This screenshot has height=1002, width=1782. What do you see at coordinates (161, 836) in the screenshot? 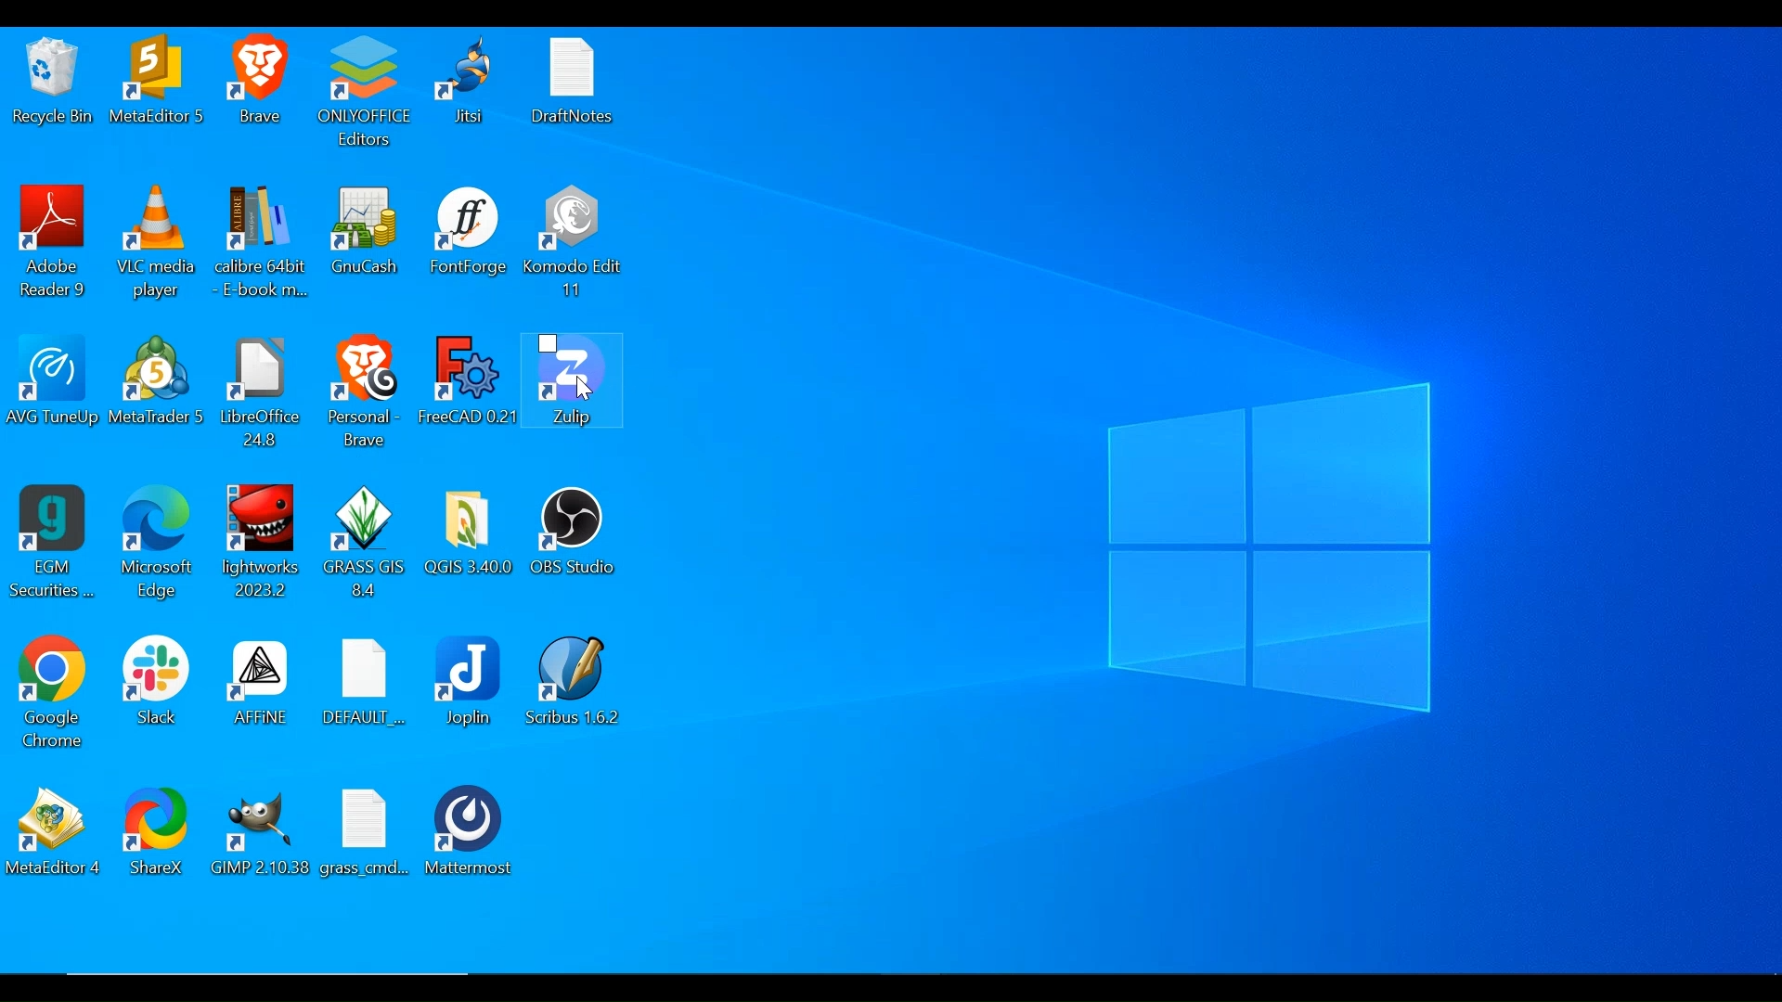
I see `ShareX Desktop icon` at bounding box center [161, 836].